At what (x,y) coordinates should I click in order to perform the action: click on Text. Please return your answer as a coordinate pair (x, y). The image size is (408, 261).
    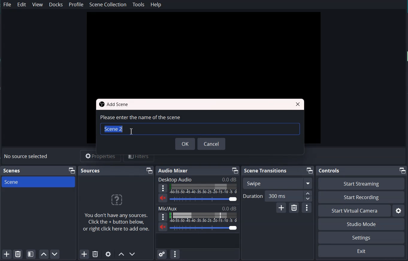
    Looking at the image, I should click on (140, 117).